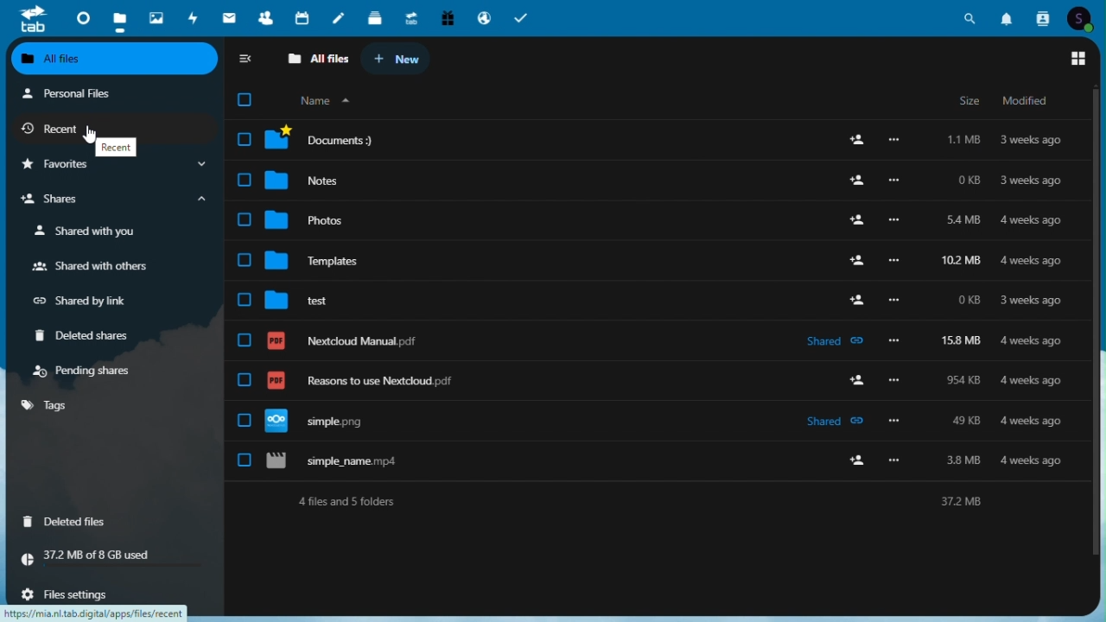 This screenshot has height=622, width=1106. What do you see at coordinates (78, 300) in the screenshot?
I see `Shared by link` at bounding box center [78, 300].